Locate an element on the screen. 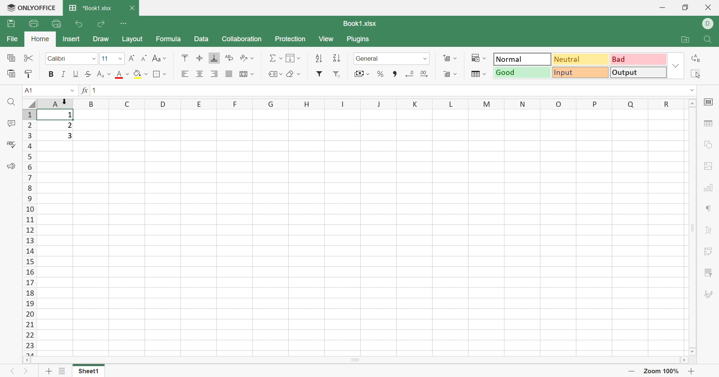  View is located at coordinates (326, 39).